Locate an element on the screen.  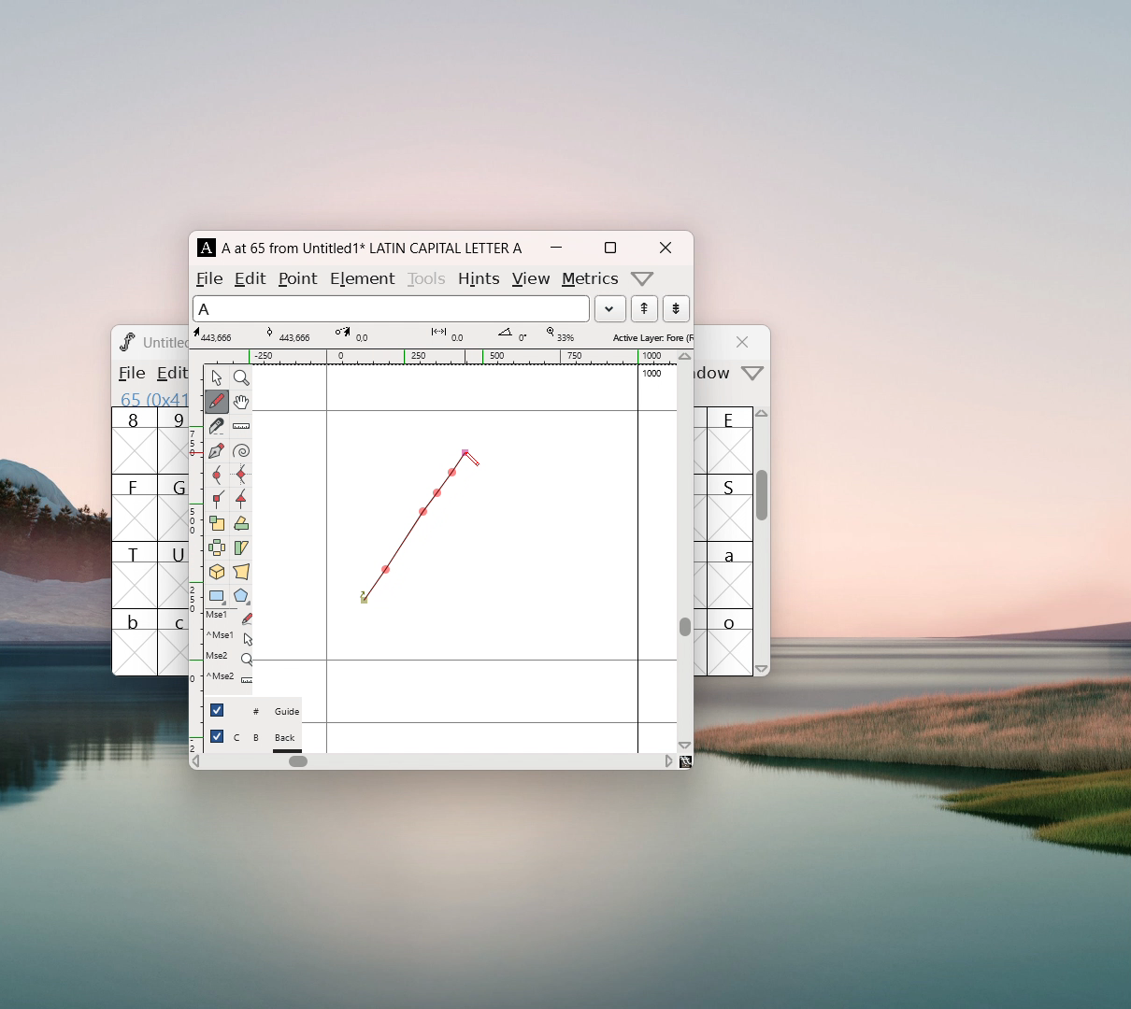
rectangle or ellipse is located at coordinates (218, 597).